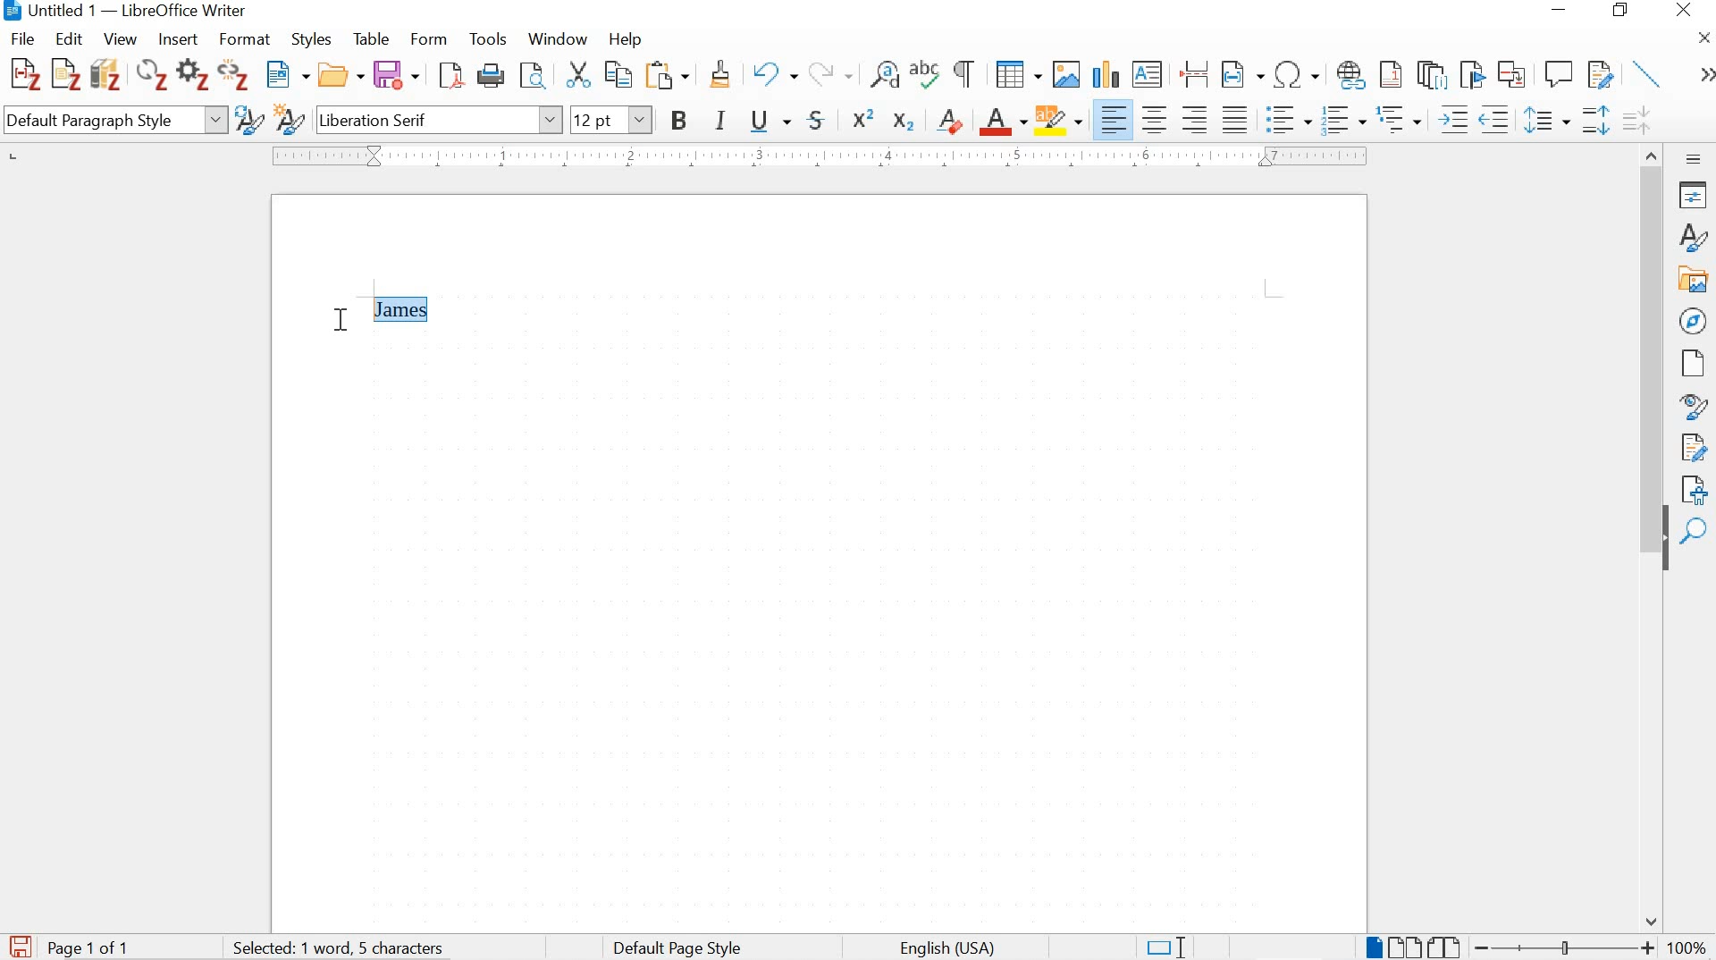  What do you see at coordinates (722, 77) in the screenshot?
I see `clone formatting` at bounding box center [722, 77].